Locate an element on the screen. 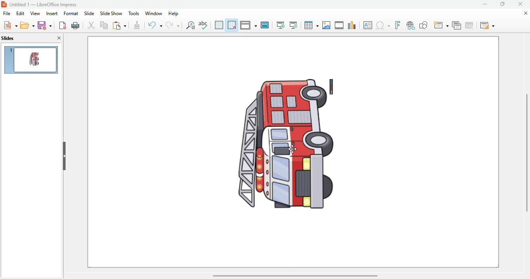 This screenshot has width=530, height=279. insert image is located at coordinates (326, 25).